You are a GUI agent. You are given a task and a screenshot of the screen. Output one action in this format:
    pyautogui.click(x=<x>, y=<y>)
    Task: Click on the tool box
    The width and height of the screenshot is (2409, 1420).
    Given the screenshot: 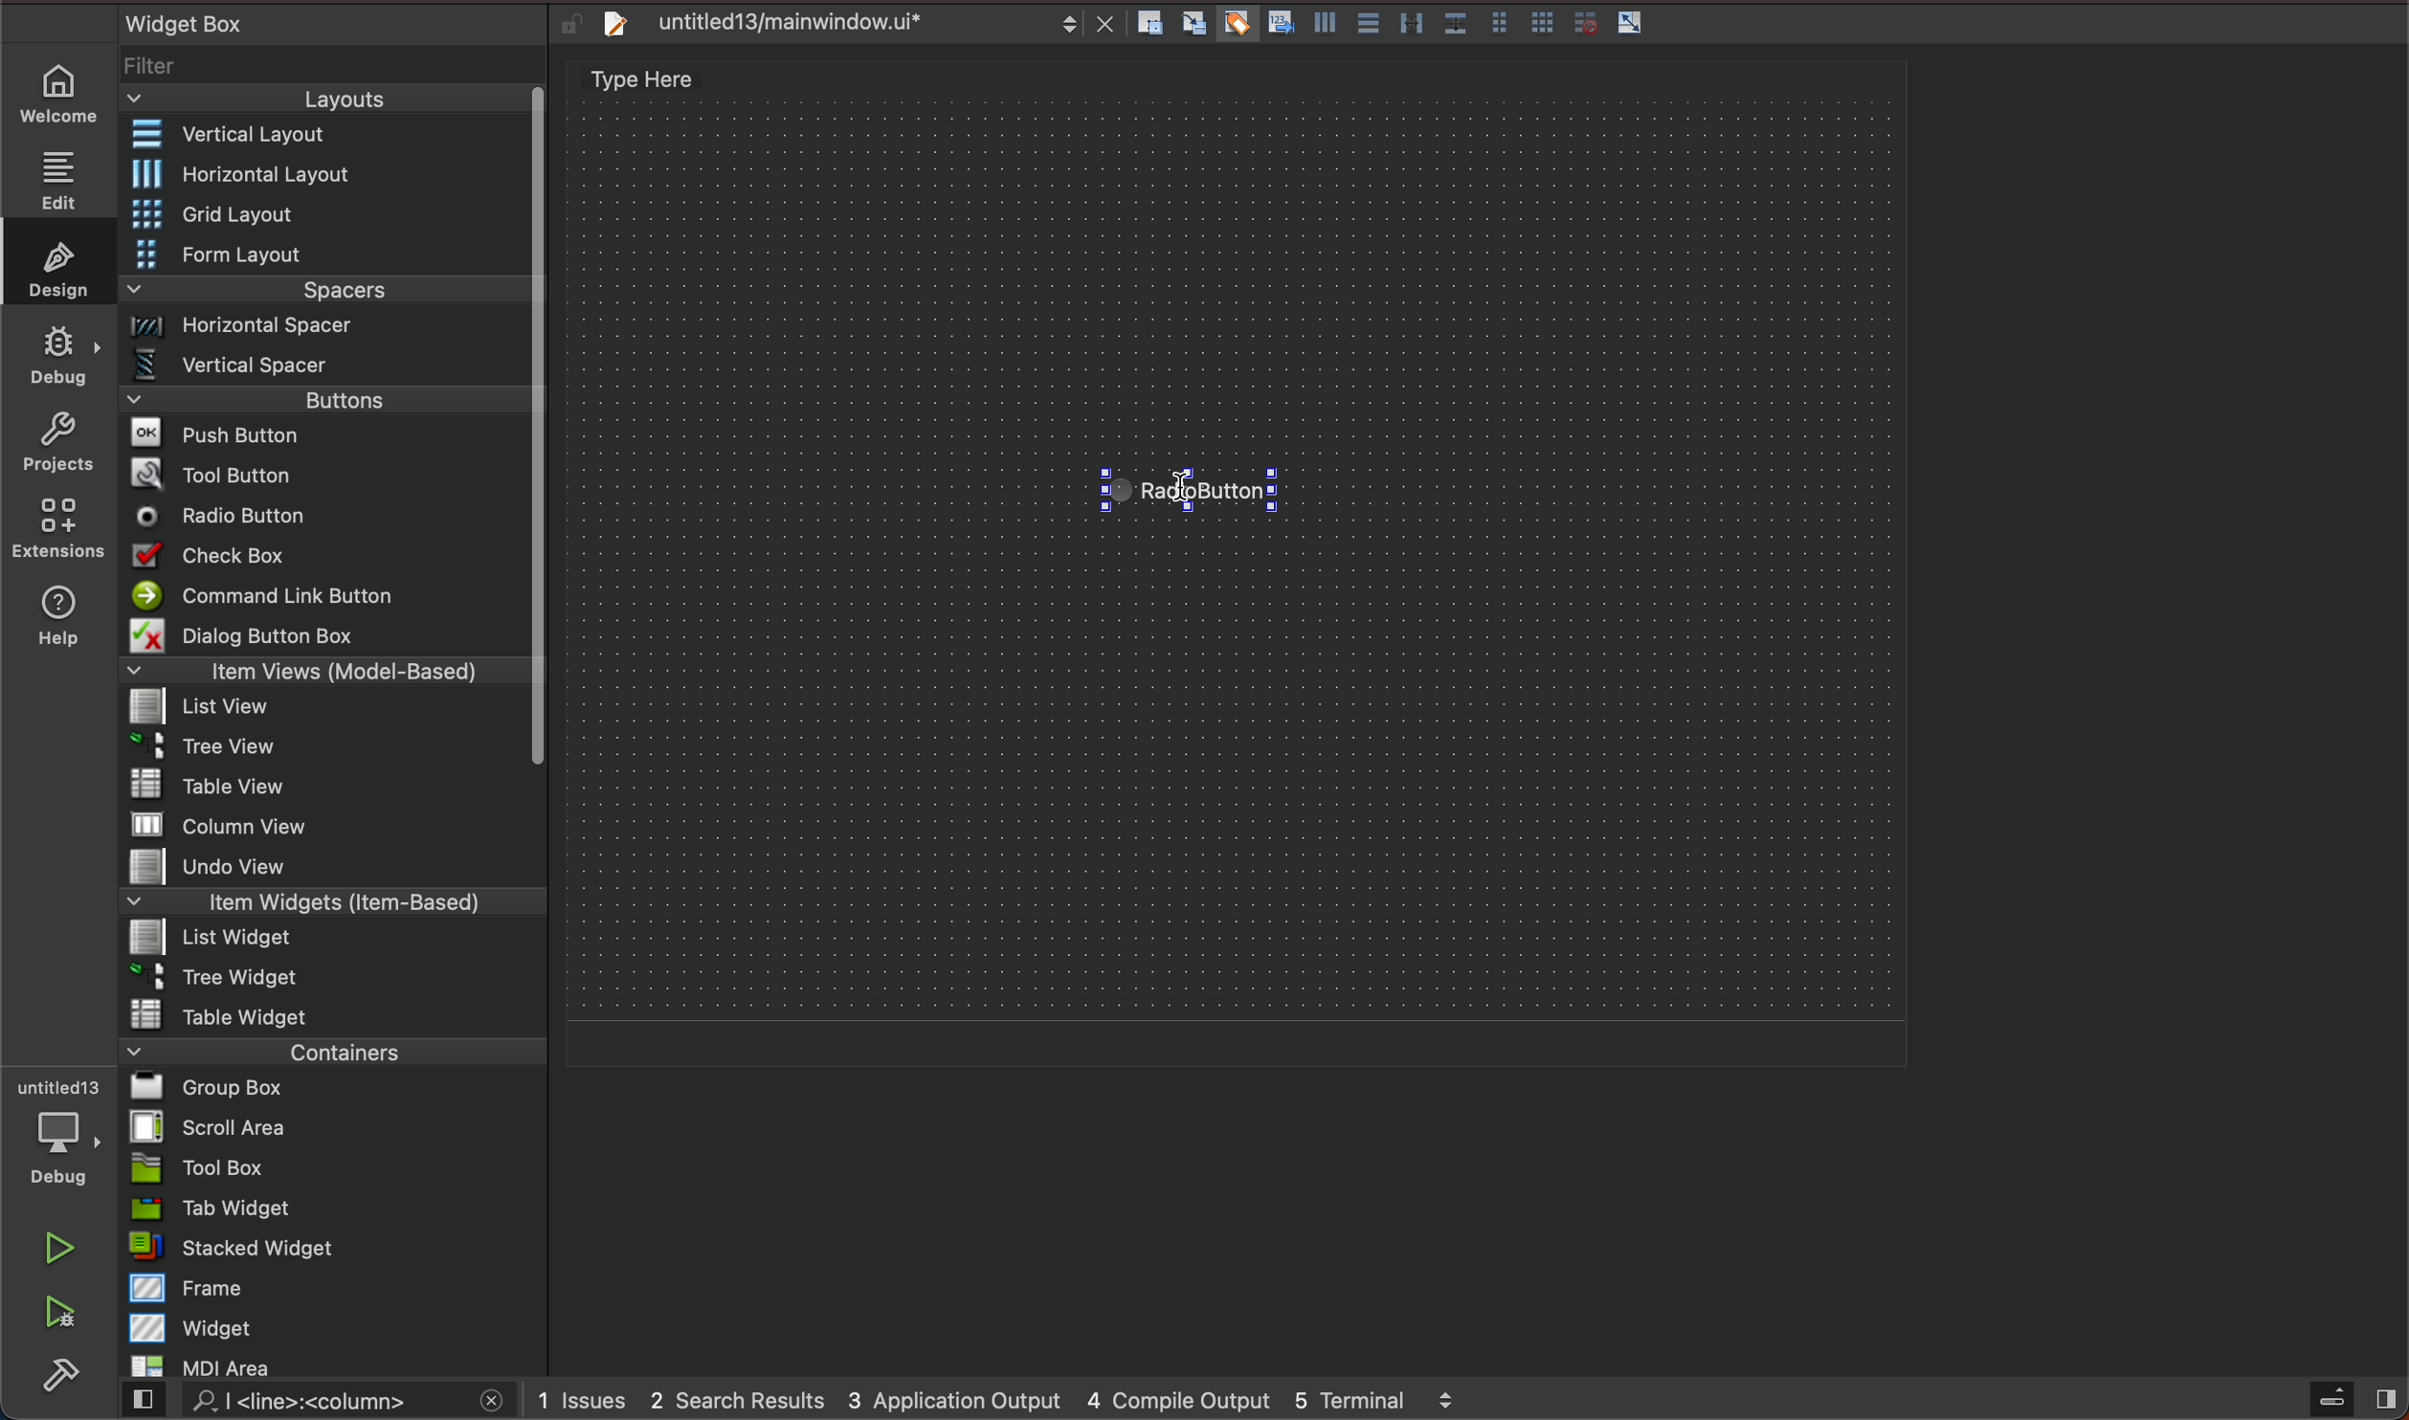 What is the action you would take?
    pyautogui.click(x=333, y=1167)
    